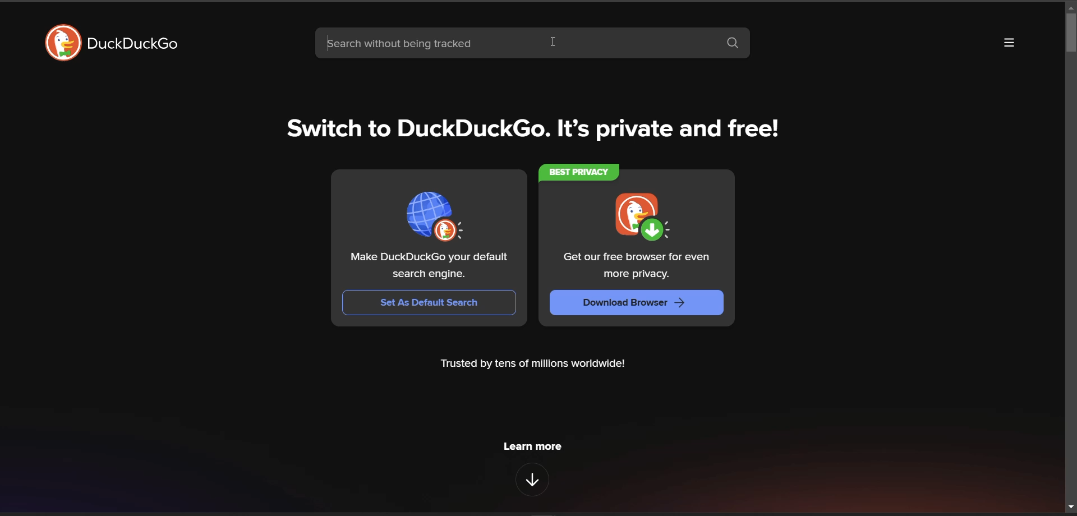  What do you see at coordinates (513, 44) in the screenshot?
I see `search bar` at bounding box center [513, 44].